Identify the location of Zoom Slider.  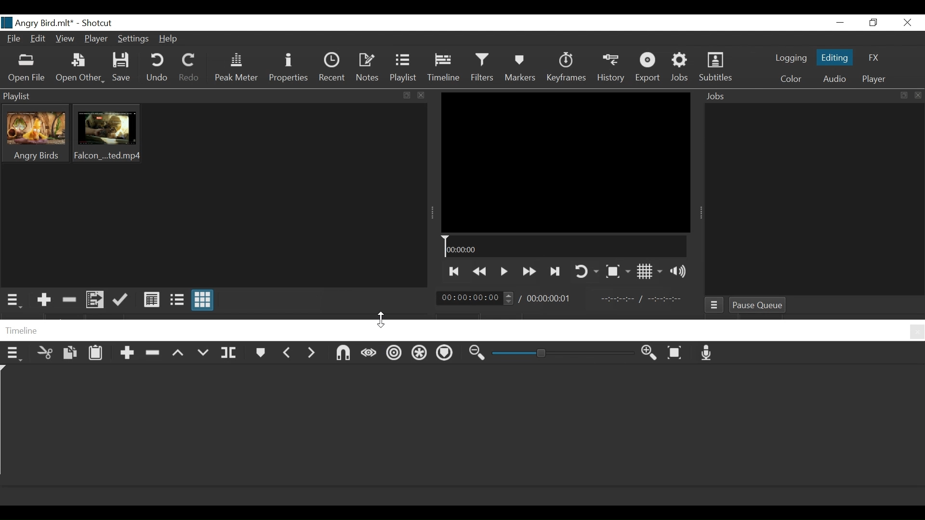
(560, 354).